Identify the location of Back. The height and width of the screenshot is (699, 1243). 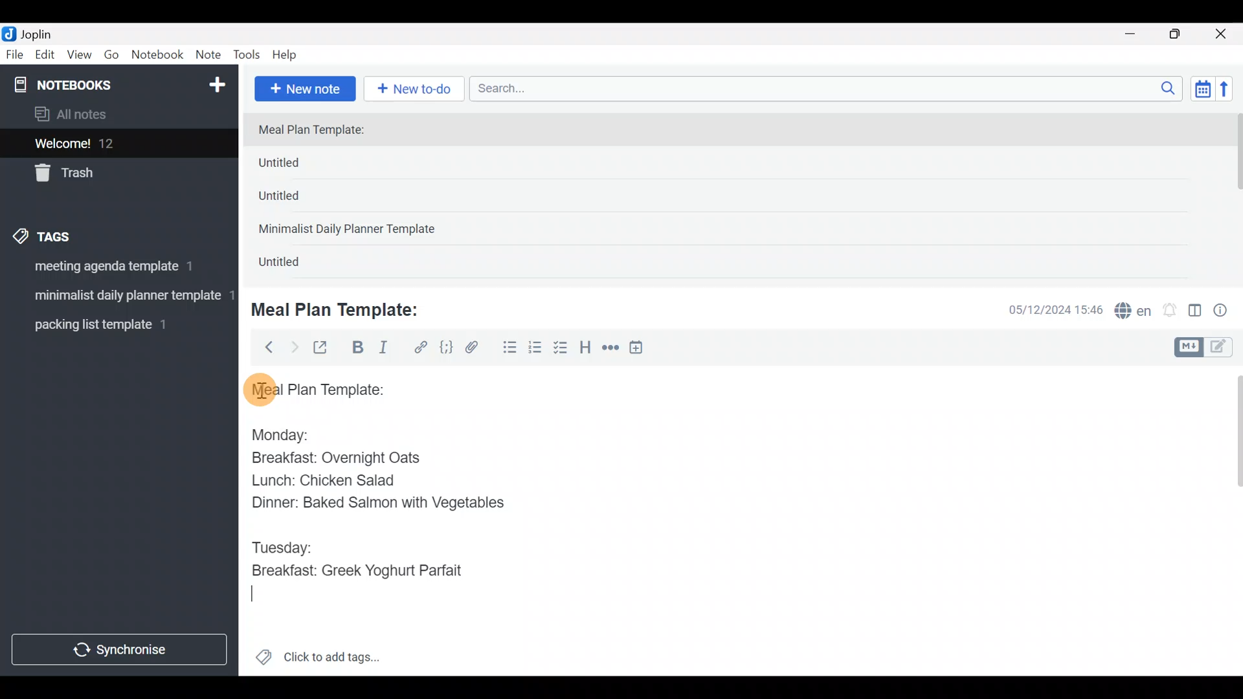
(263, 346).